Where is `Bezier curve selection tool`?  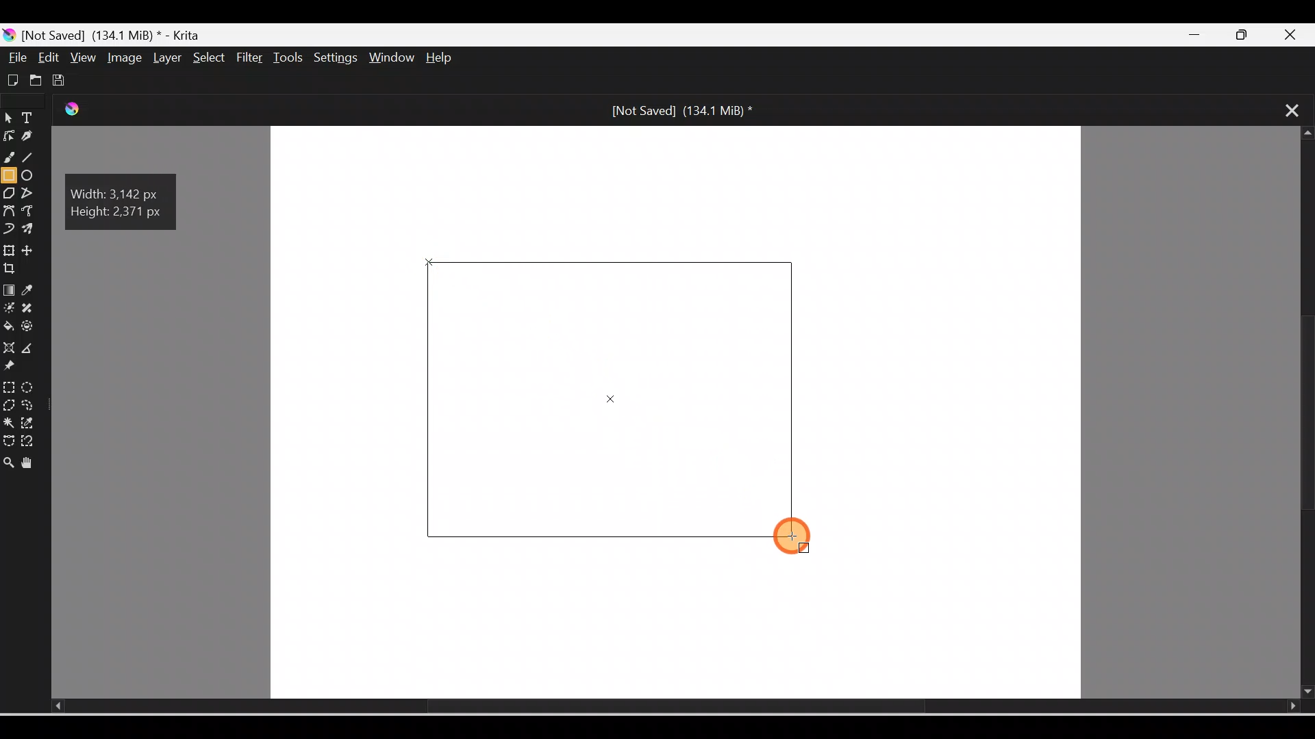 Bezier curve selection tool is located at coordinates (8, 437).